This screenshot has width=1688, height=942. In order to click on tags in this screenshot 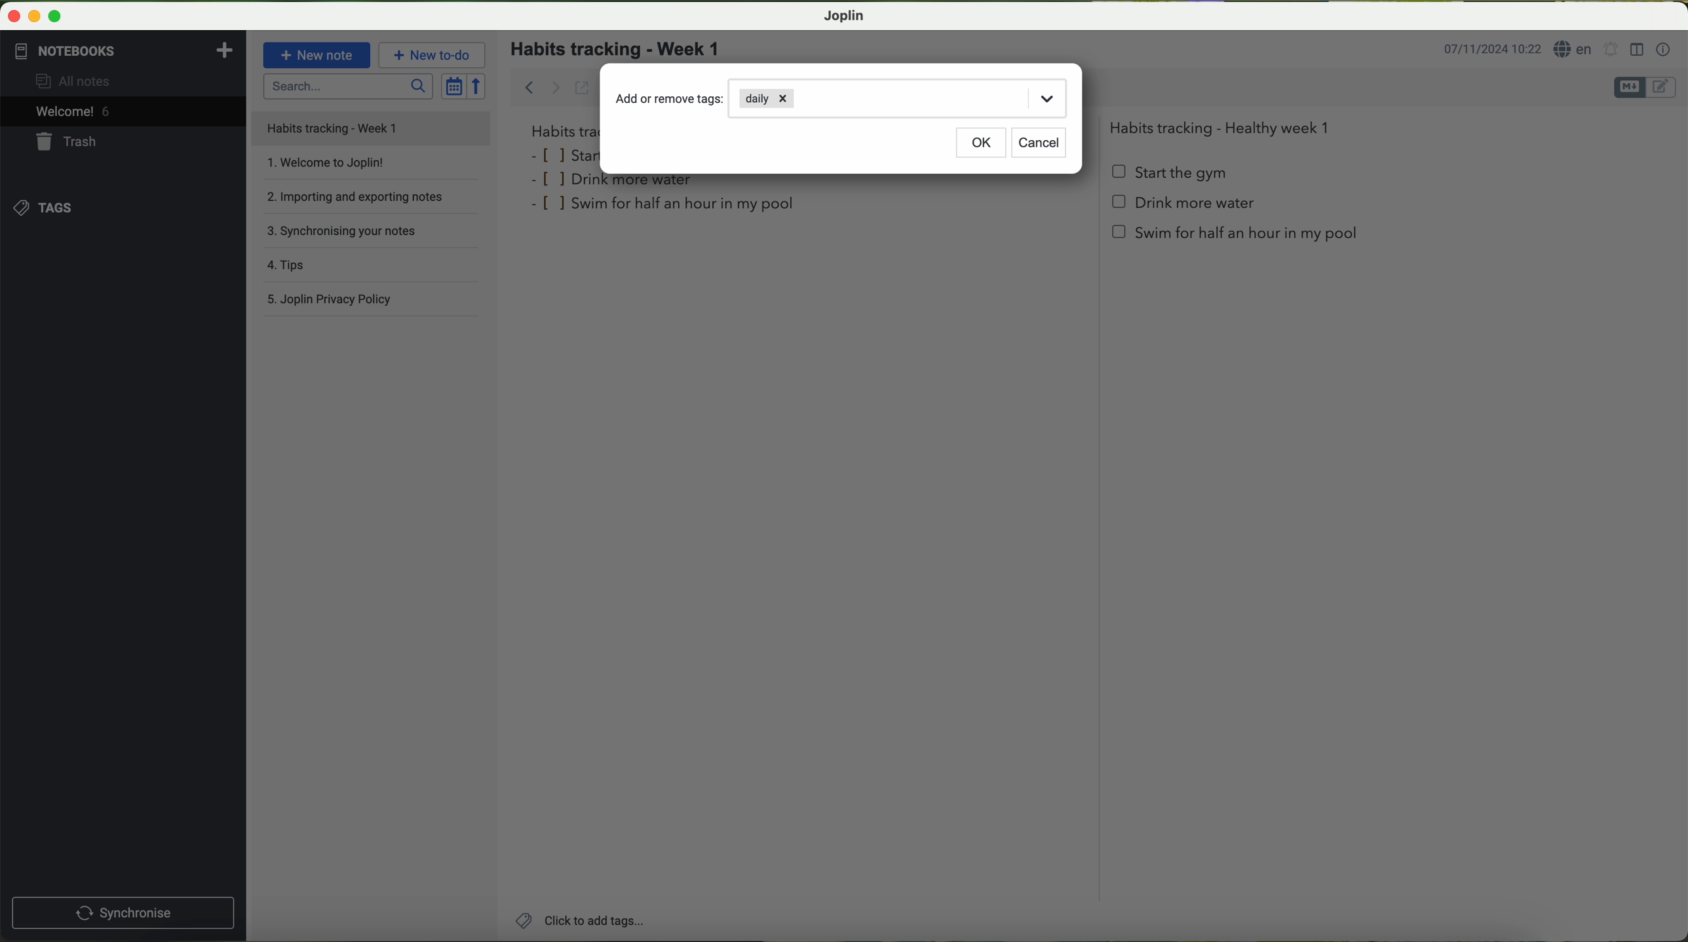, I will do `click(44, 208)`.